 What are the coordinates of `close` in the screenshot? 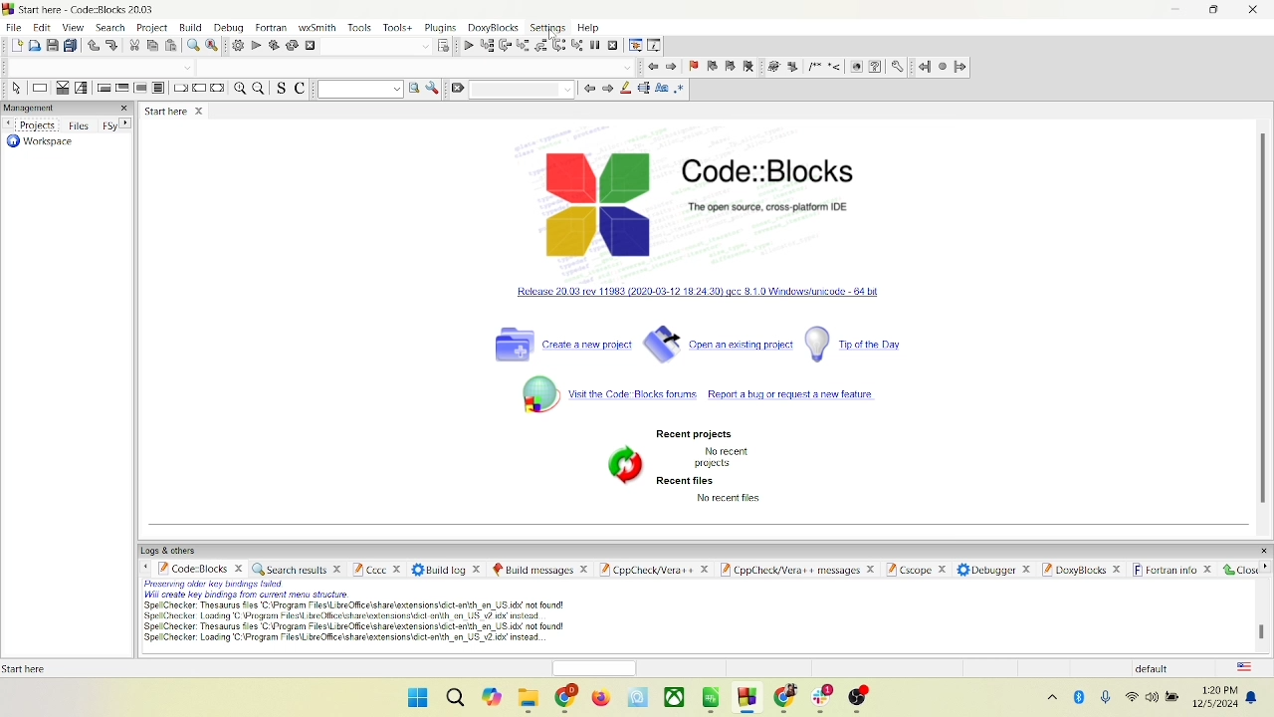 It's located at (1237, 569).